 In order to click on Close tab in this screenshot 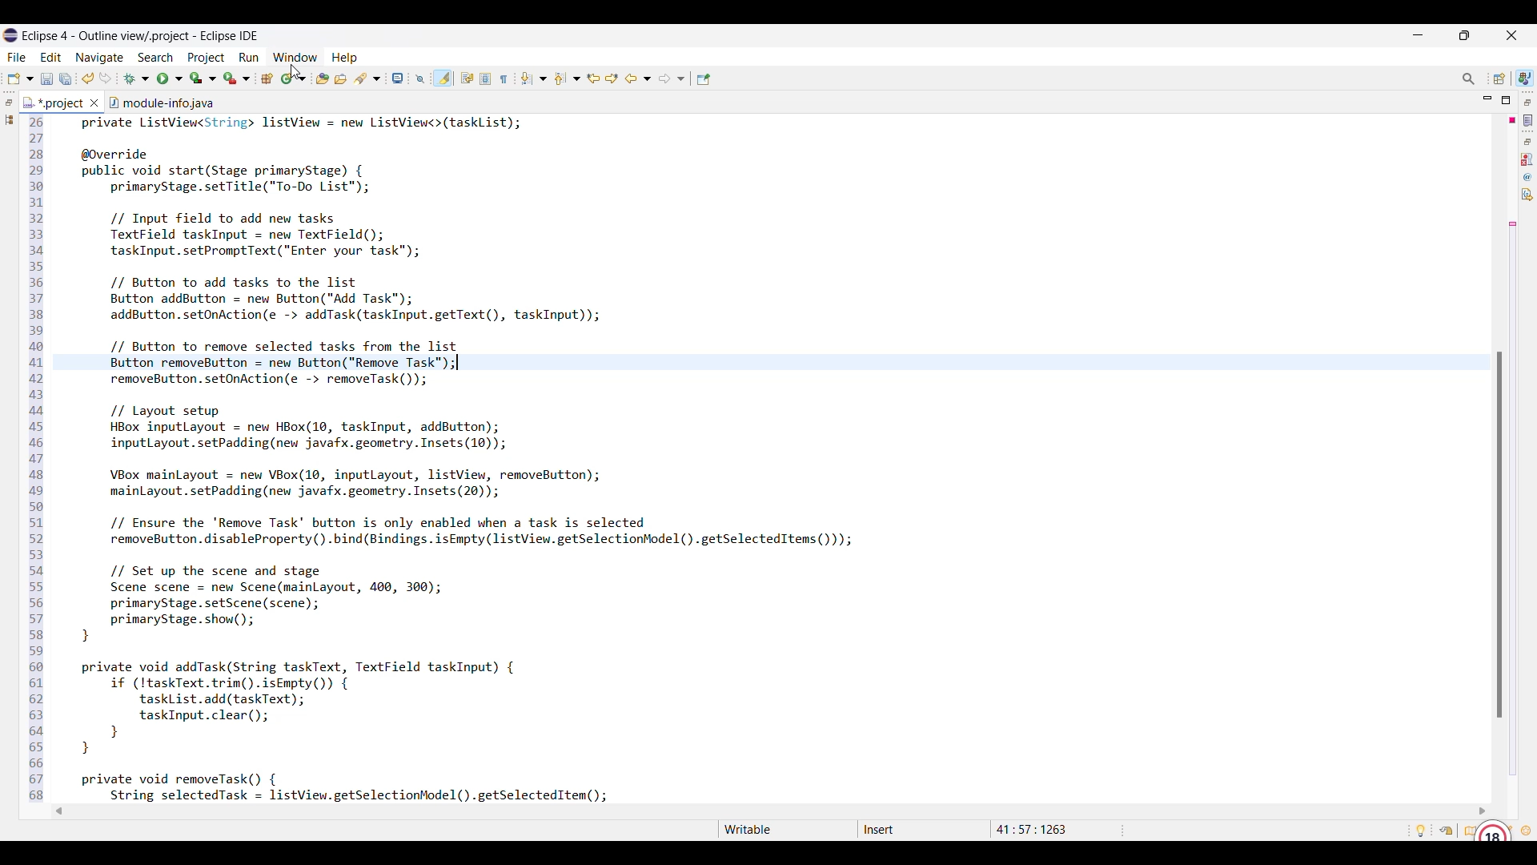, I will do `click(94, 103)`.